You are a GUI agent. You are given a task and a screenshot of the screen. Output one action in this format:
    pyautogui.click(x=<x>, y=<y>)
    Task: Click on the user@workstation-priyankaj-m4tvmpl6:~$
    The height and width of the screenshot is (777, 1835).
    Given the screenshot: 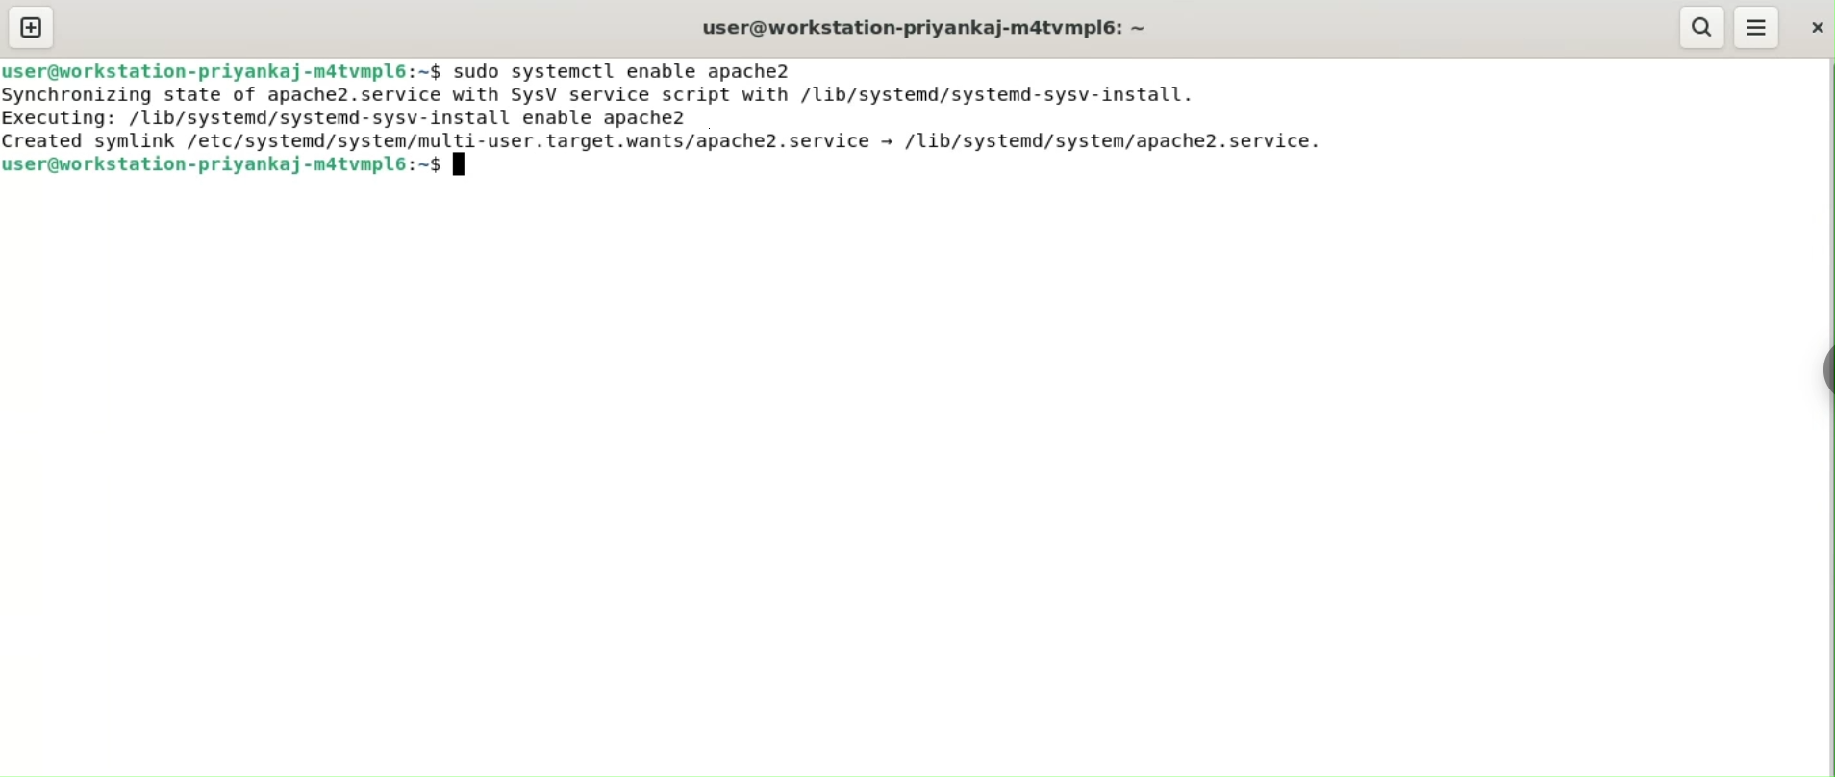 What is the action you would take?
    pyautogui.click(x=920, y=27)
    